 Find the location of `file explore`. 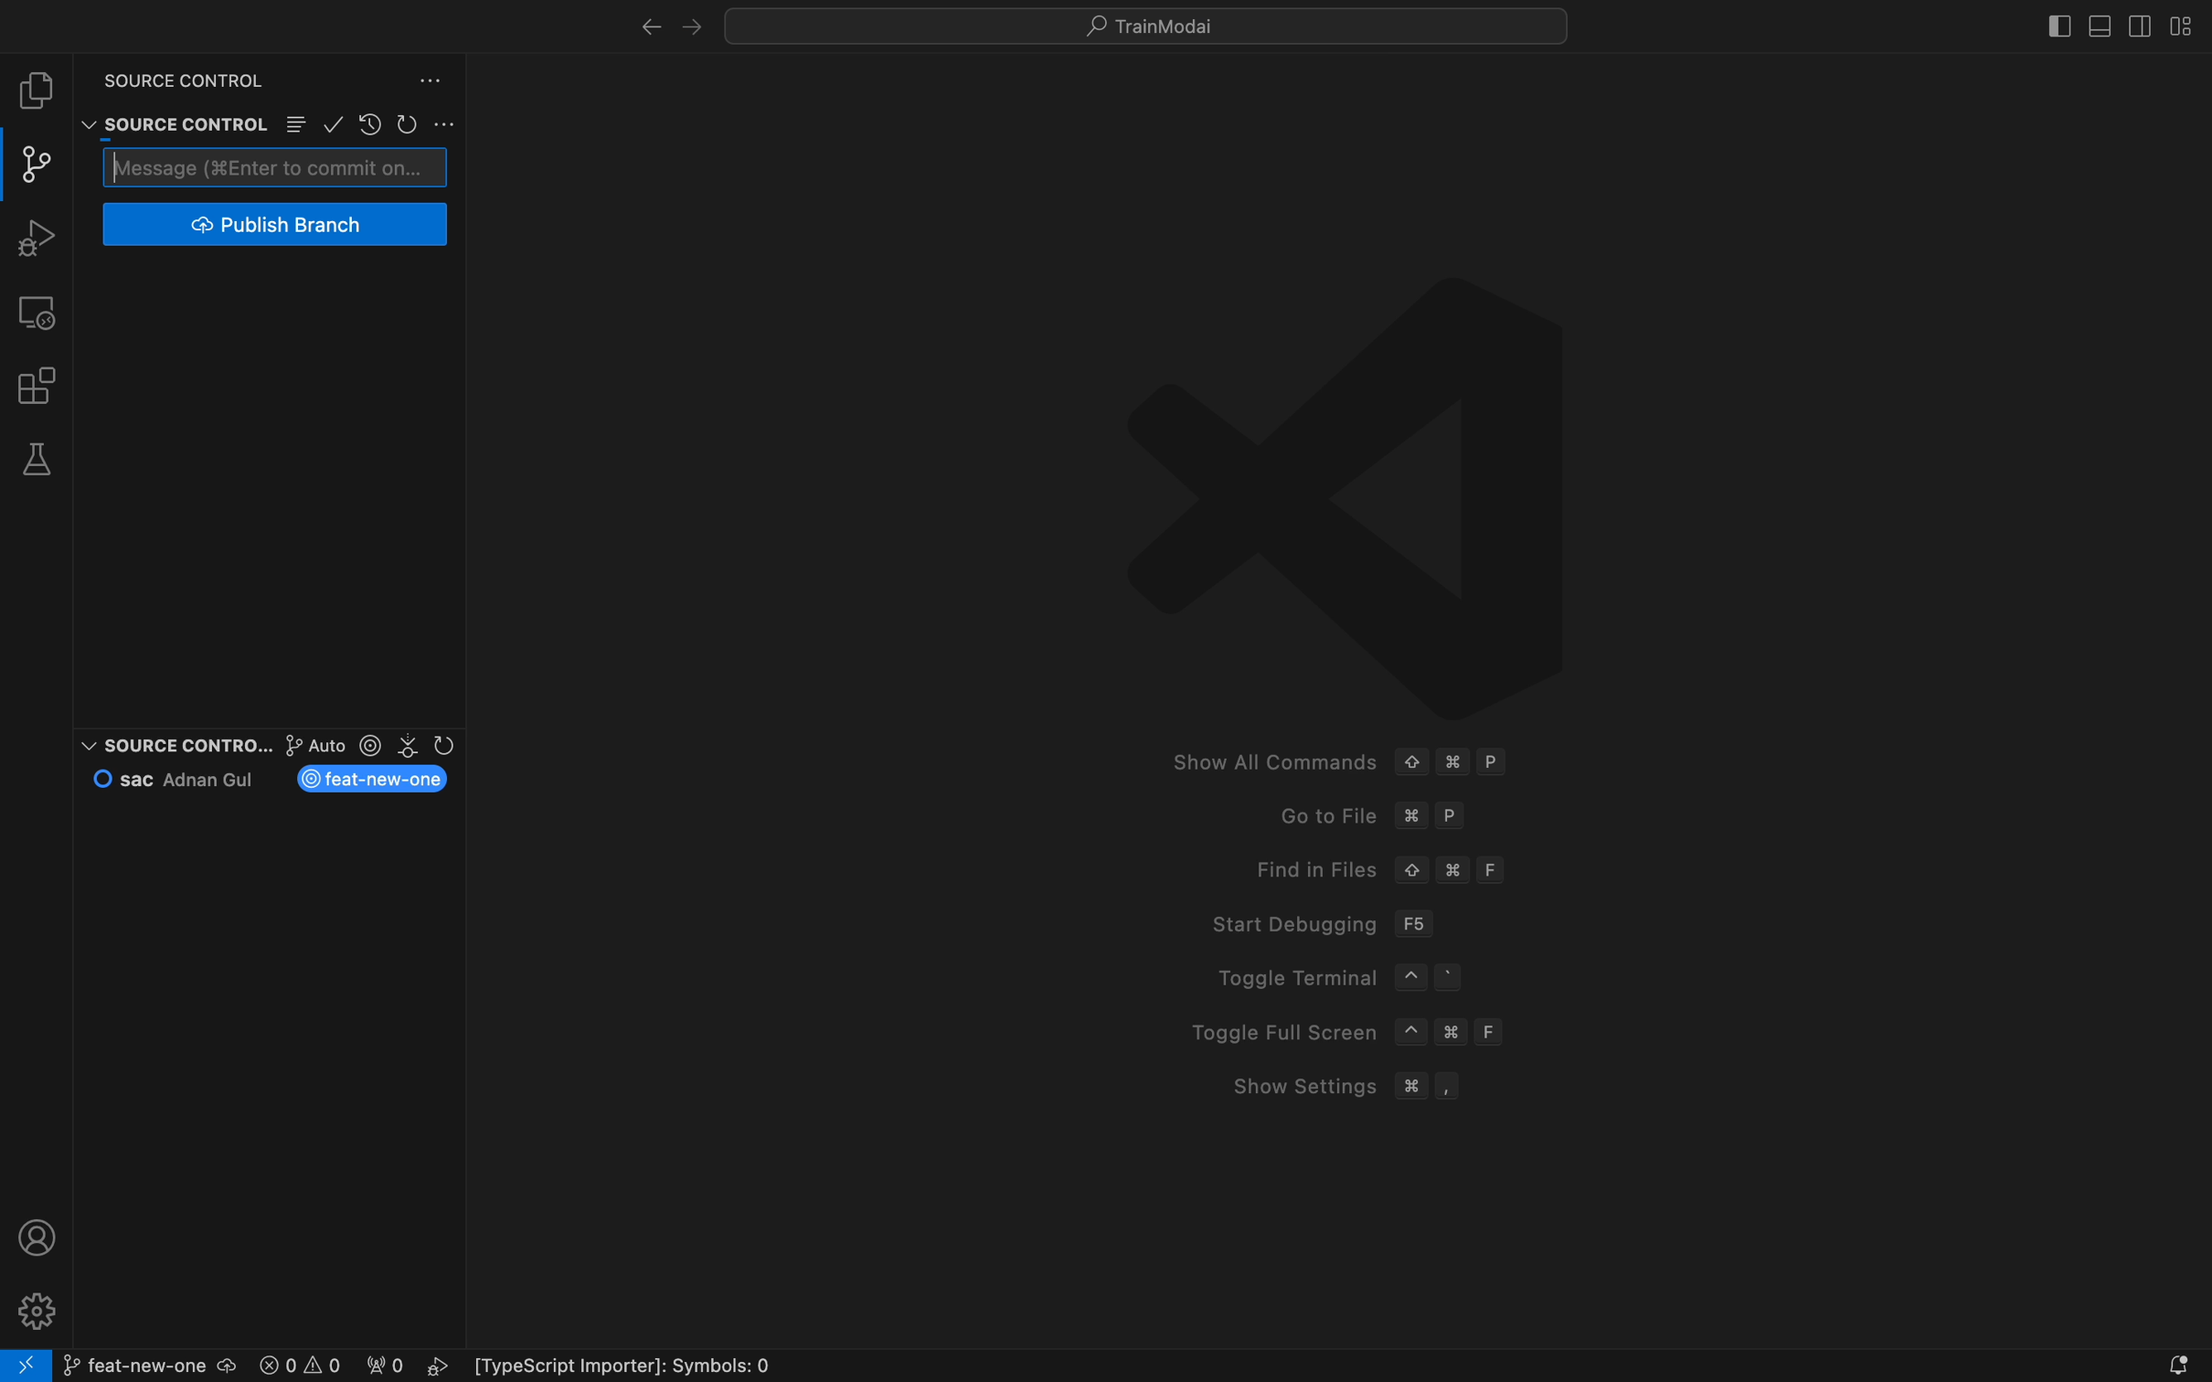

file explore is located at coordinates (39, 90).